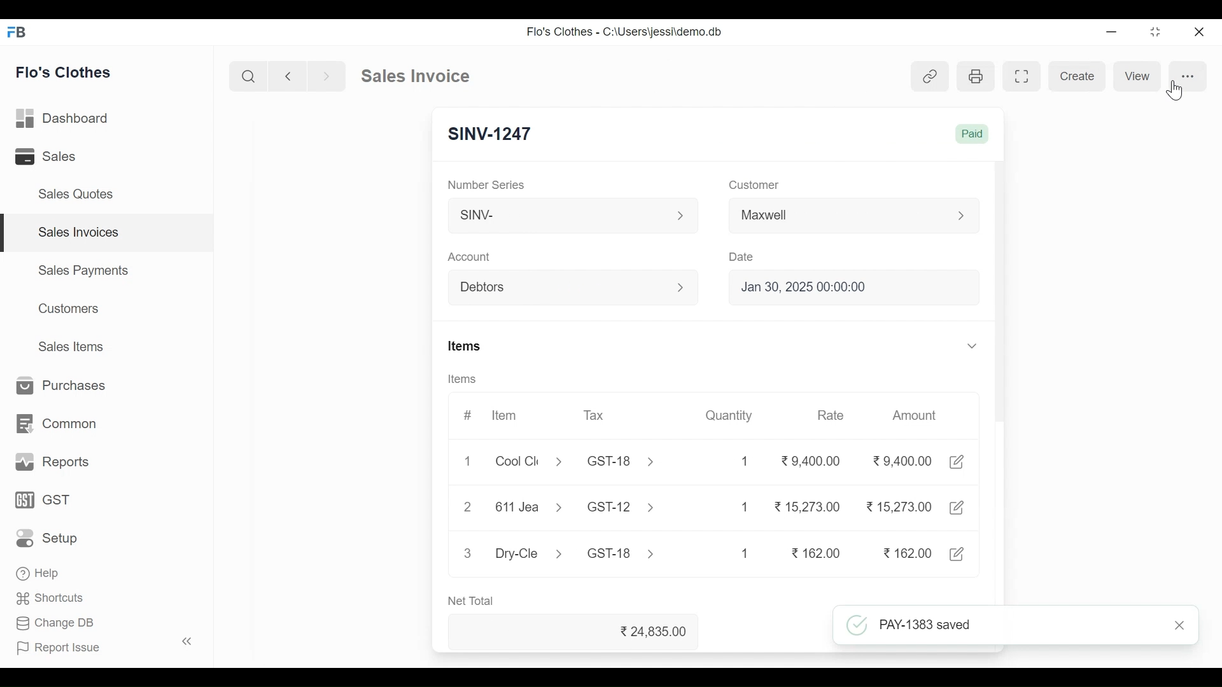 The height and width of the screenshot is (687, 1222). Describe the element at coordinates (468, 461) in the screenshot. I see `1` at that location.